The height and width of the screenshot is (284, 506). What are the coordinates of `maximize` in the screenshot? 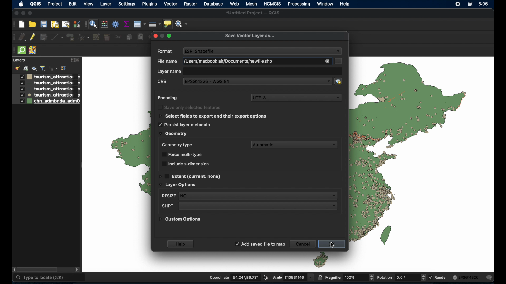 It's located at (31, 13).